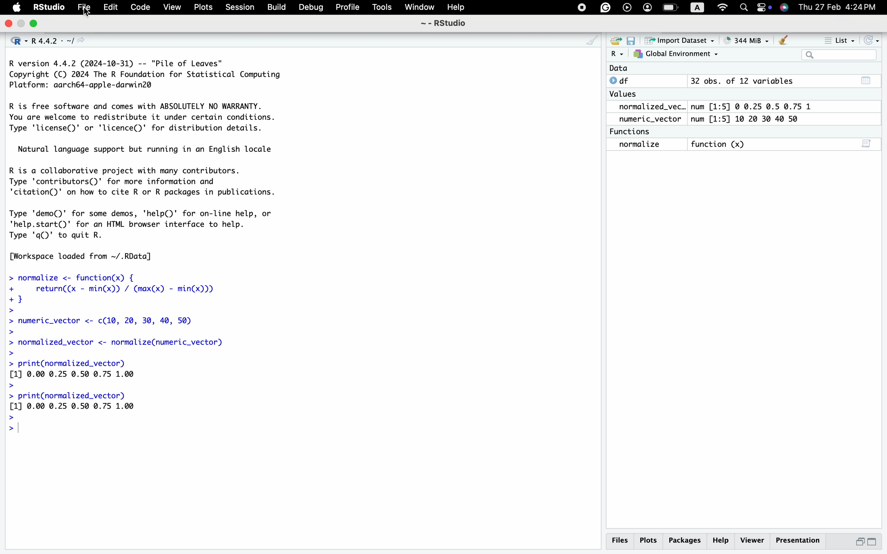 The height and width of the screenshot is (554, 887). What do you see at coordinates (47, 8) in the screenshot?
I see `RStudio` at bounding box center [47, 8].